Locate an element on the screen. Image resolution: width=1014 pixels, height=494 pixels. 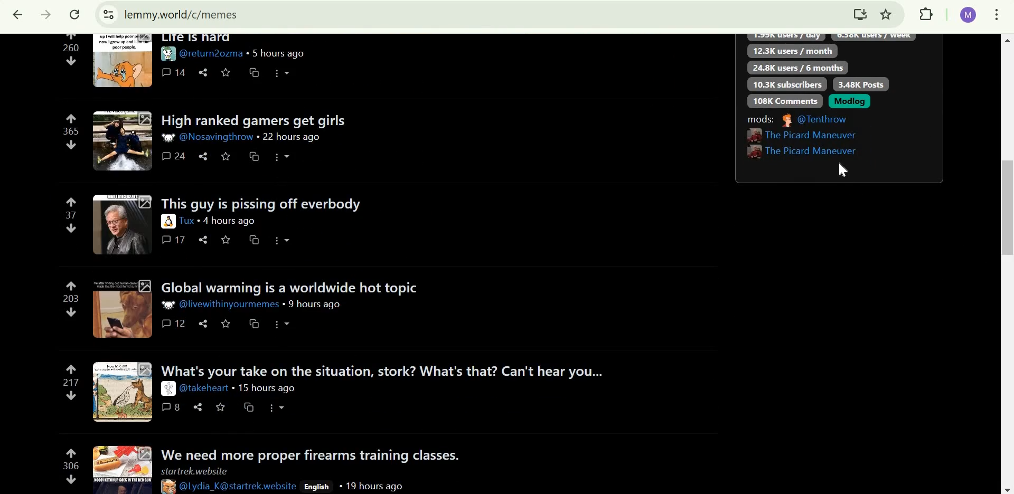
Click to go forward, hold to see history is located at coordinates (46, 16).